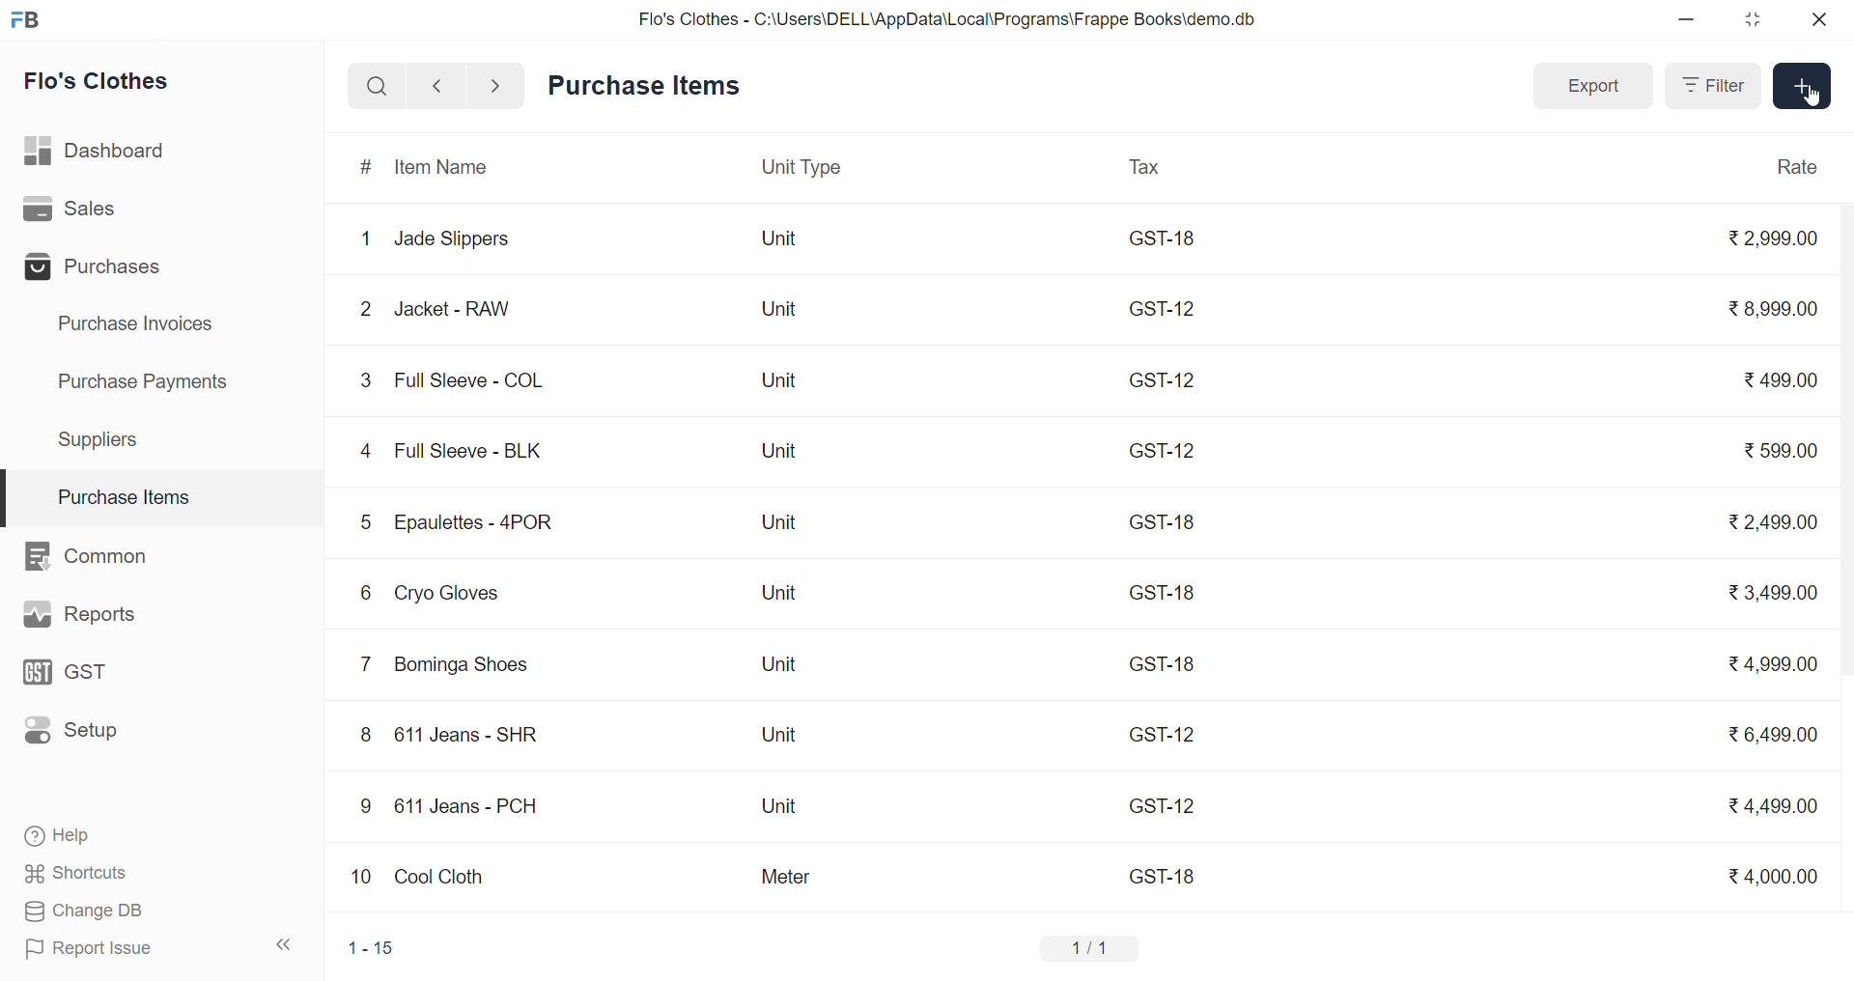 Image resolution: width=1854 pixels, height=981 pixels. Describe the element at coordinates (369, 167) in the screenshot. I see `#` at that location.